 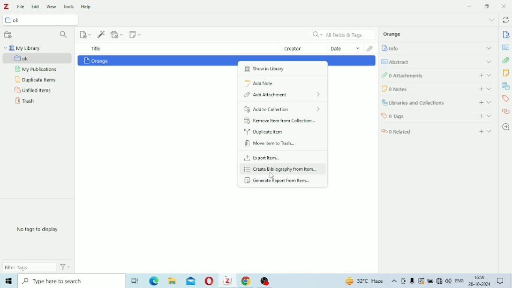 I want to click on Close, so click(x=504, y=6).